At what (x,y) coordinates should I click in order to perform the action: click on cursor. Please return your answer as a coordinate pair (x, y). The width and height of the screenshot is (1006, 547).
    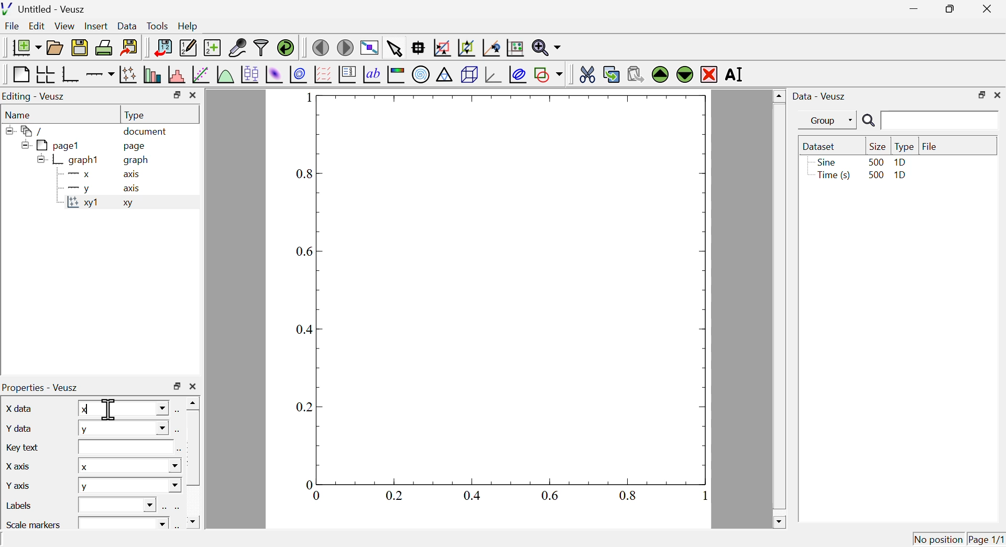
    Looking at the image, I should click on (108, 409).